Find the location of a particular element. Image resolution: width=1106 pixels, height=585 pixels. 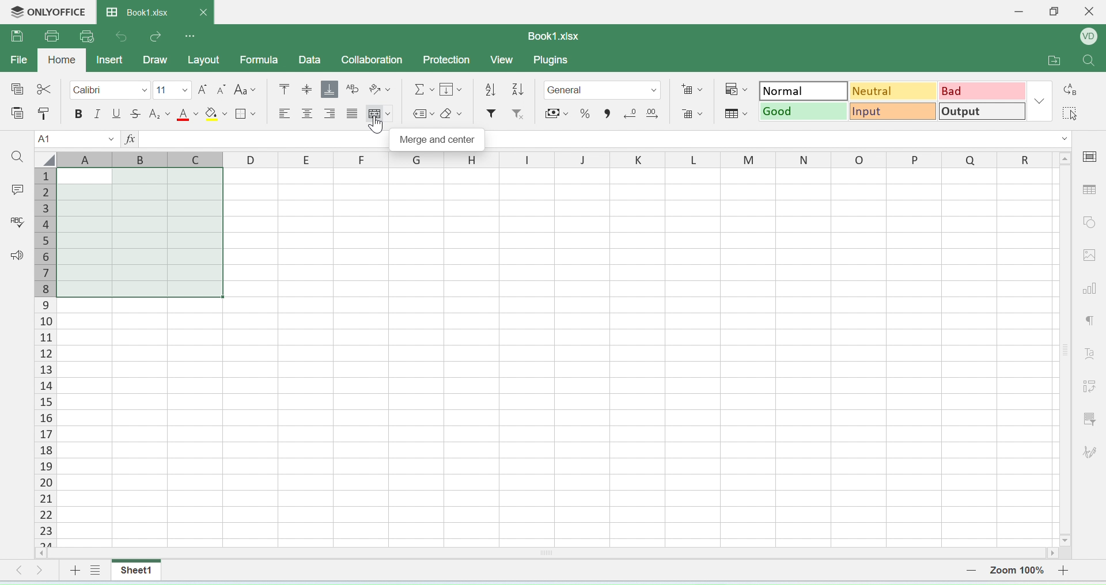

input is located at coordinates (891, 111).